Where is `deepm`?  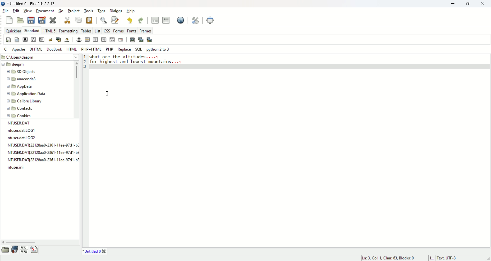
deepm is located at coordinates (14, 64).